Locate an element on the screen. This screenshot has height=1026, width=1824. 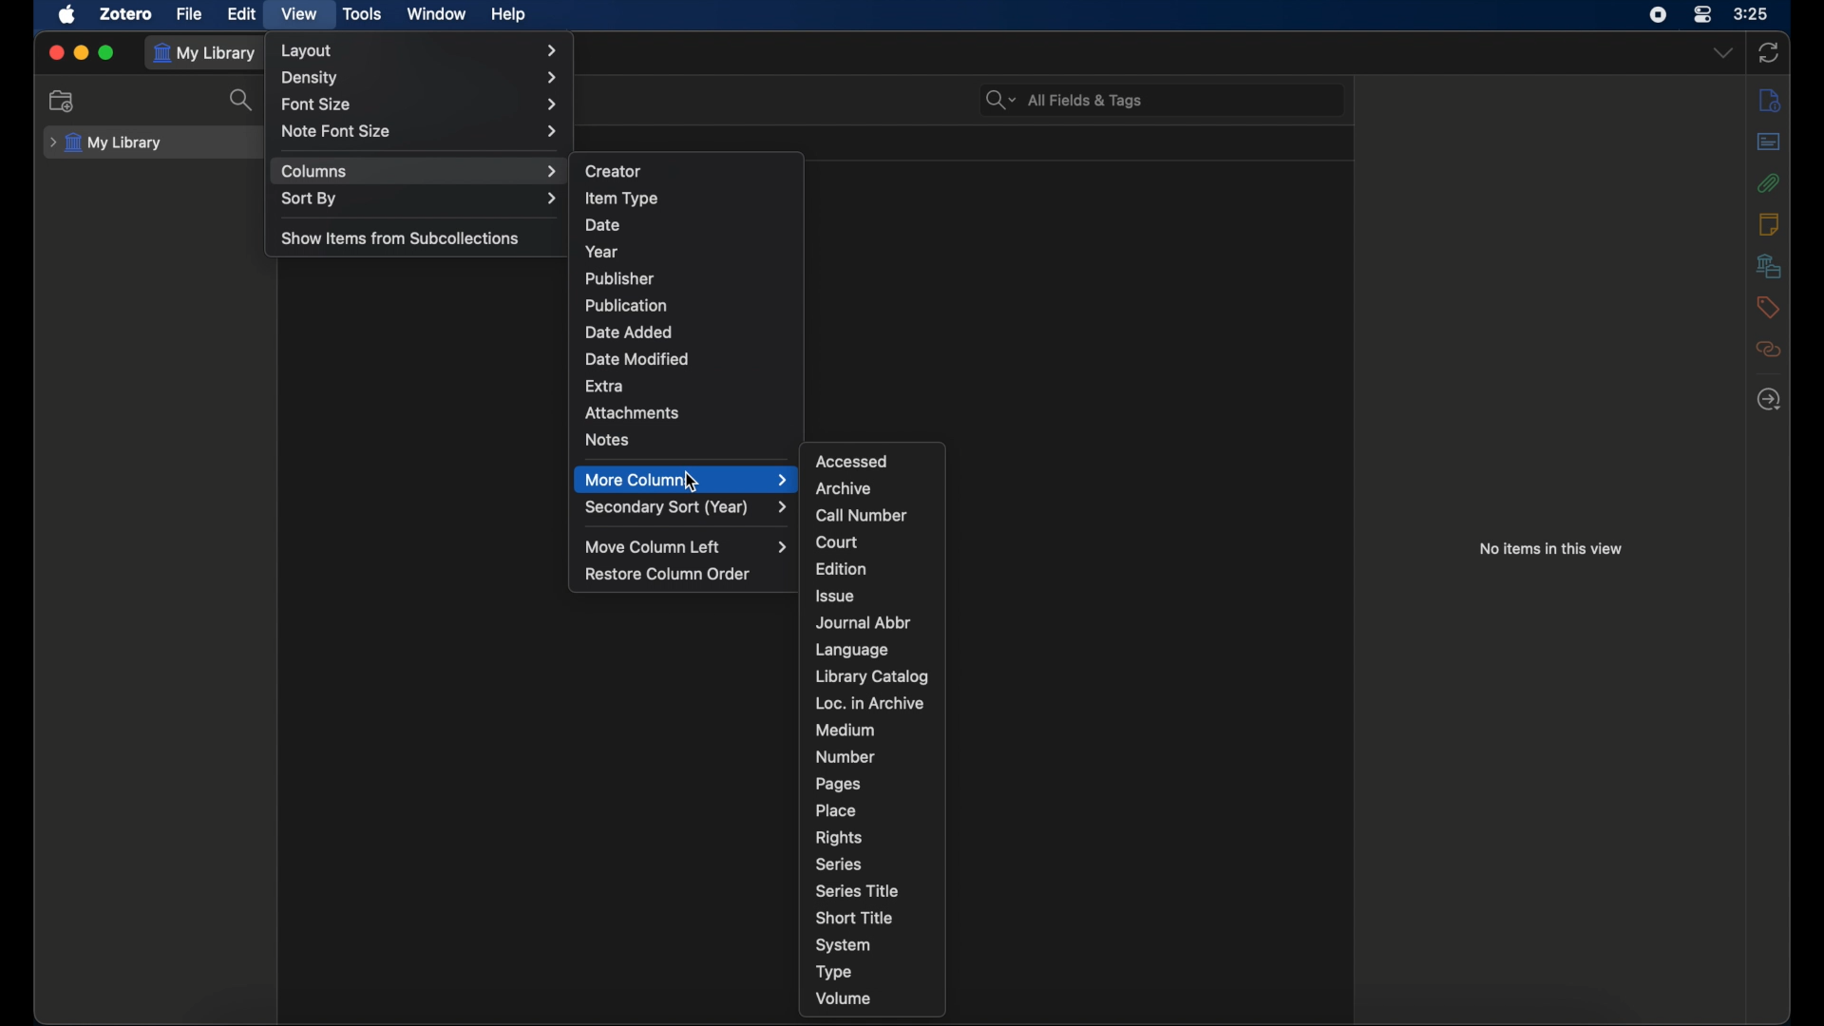
locate is located at coordinates (1769, 400).